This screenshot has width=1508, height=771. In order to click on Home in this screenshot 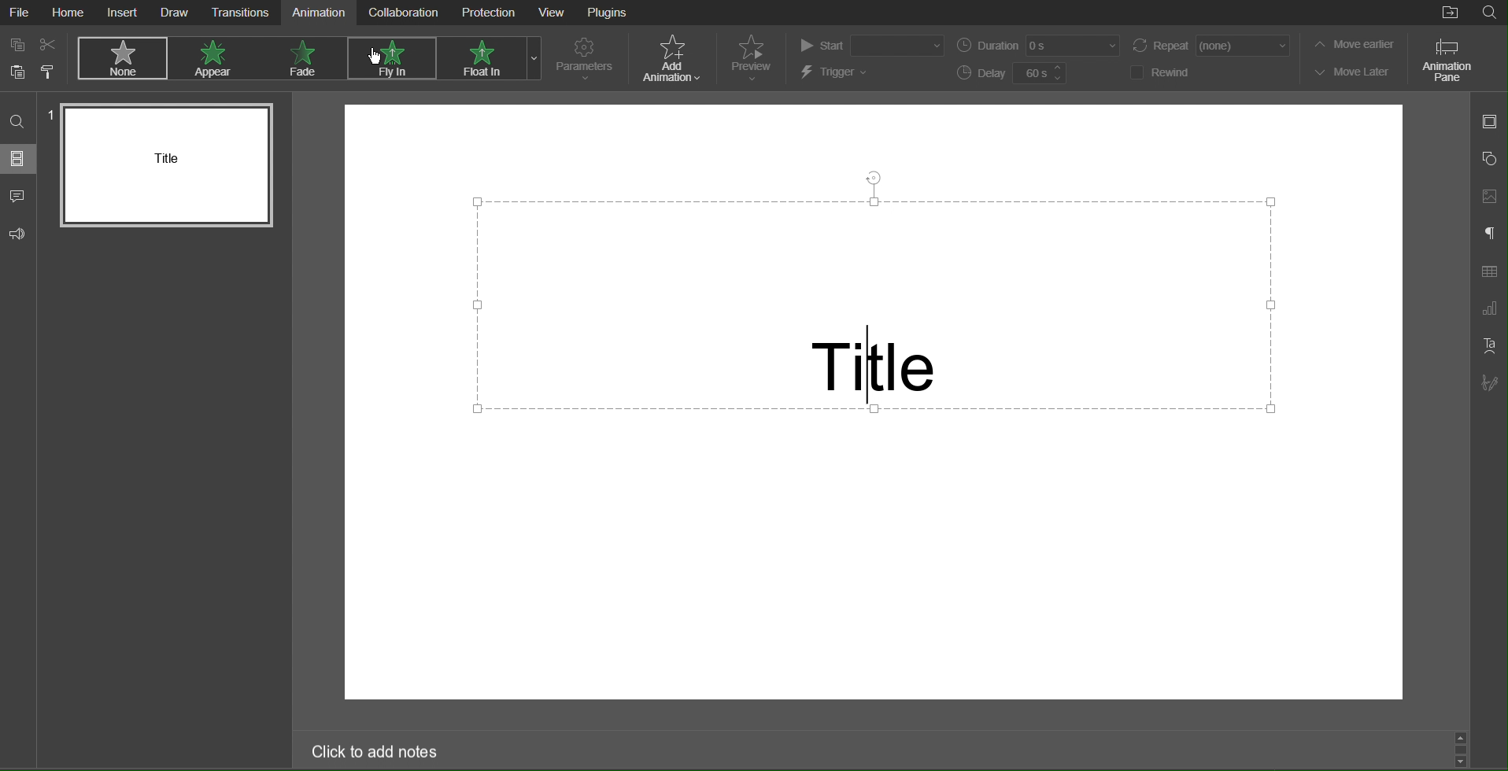, I will do `click(69, 12)`.